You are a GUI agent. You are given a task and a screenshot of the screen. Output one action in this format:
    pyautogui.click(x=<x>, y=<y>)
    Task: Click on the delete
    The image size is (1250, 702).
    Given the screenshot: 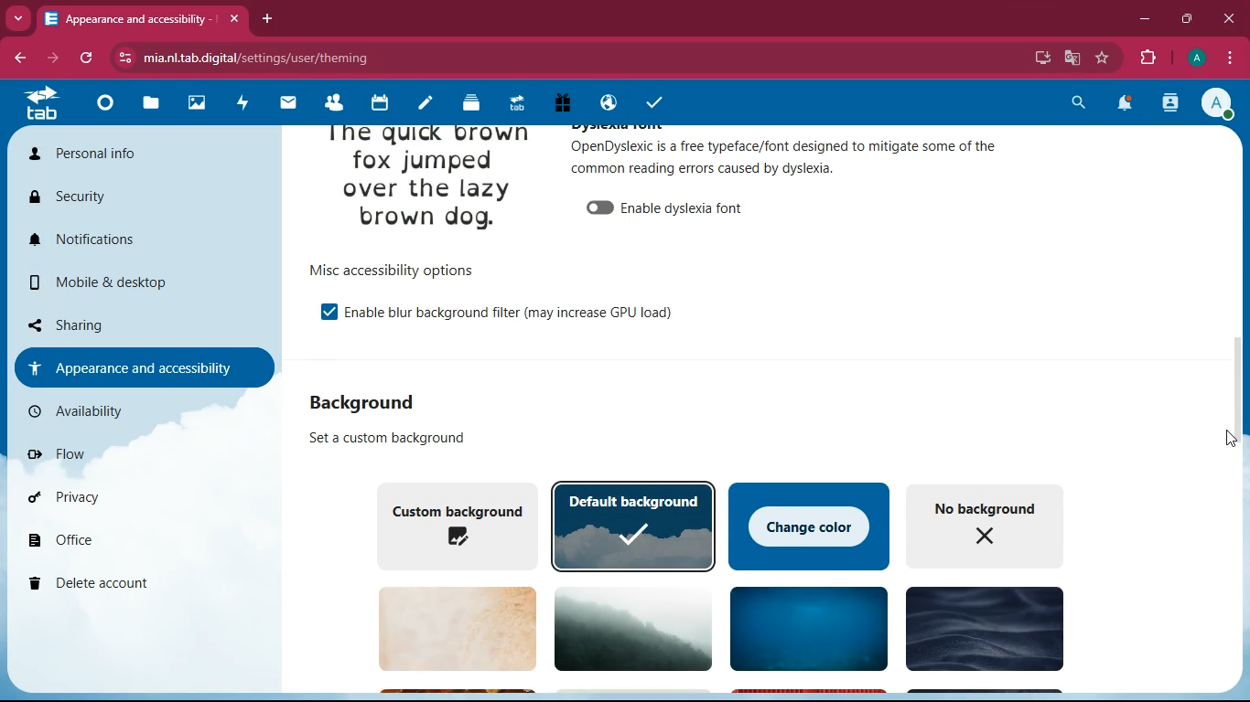 What is the action you would take?
    pyautogui.click(x=133, y=584)
    